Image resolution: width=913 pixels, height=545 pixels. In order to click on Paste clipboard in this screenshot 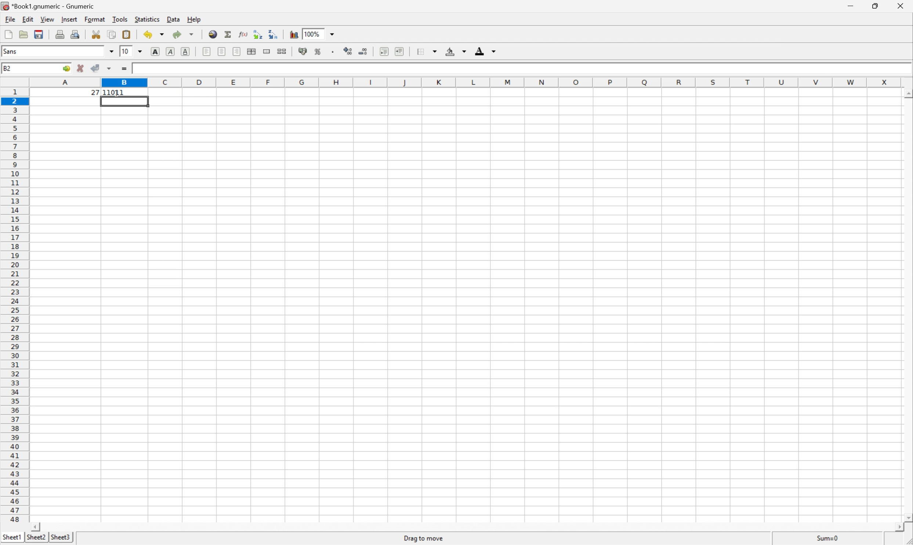, I will do `click(126, 34)`.